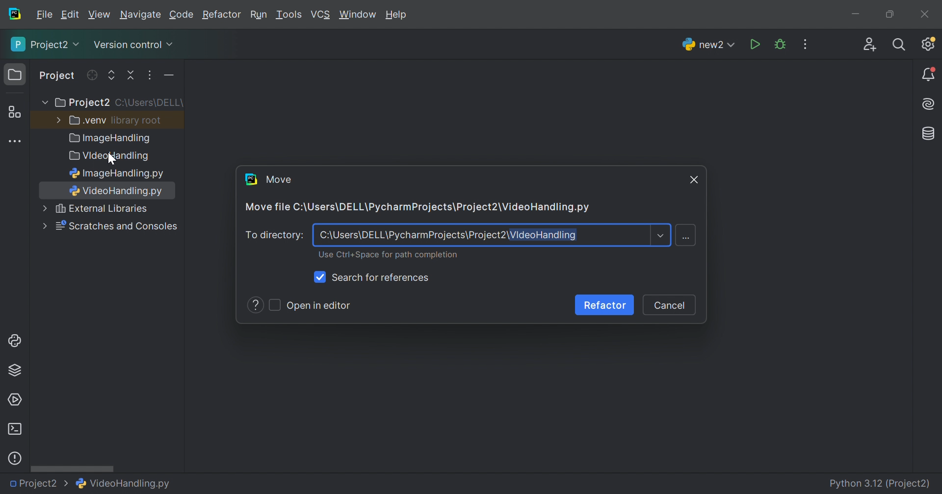 This screenshot has height=494, width=942. Describe the element at coordinates (45, 15) in the screenshot. I see `File` at that location.